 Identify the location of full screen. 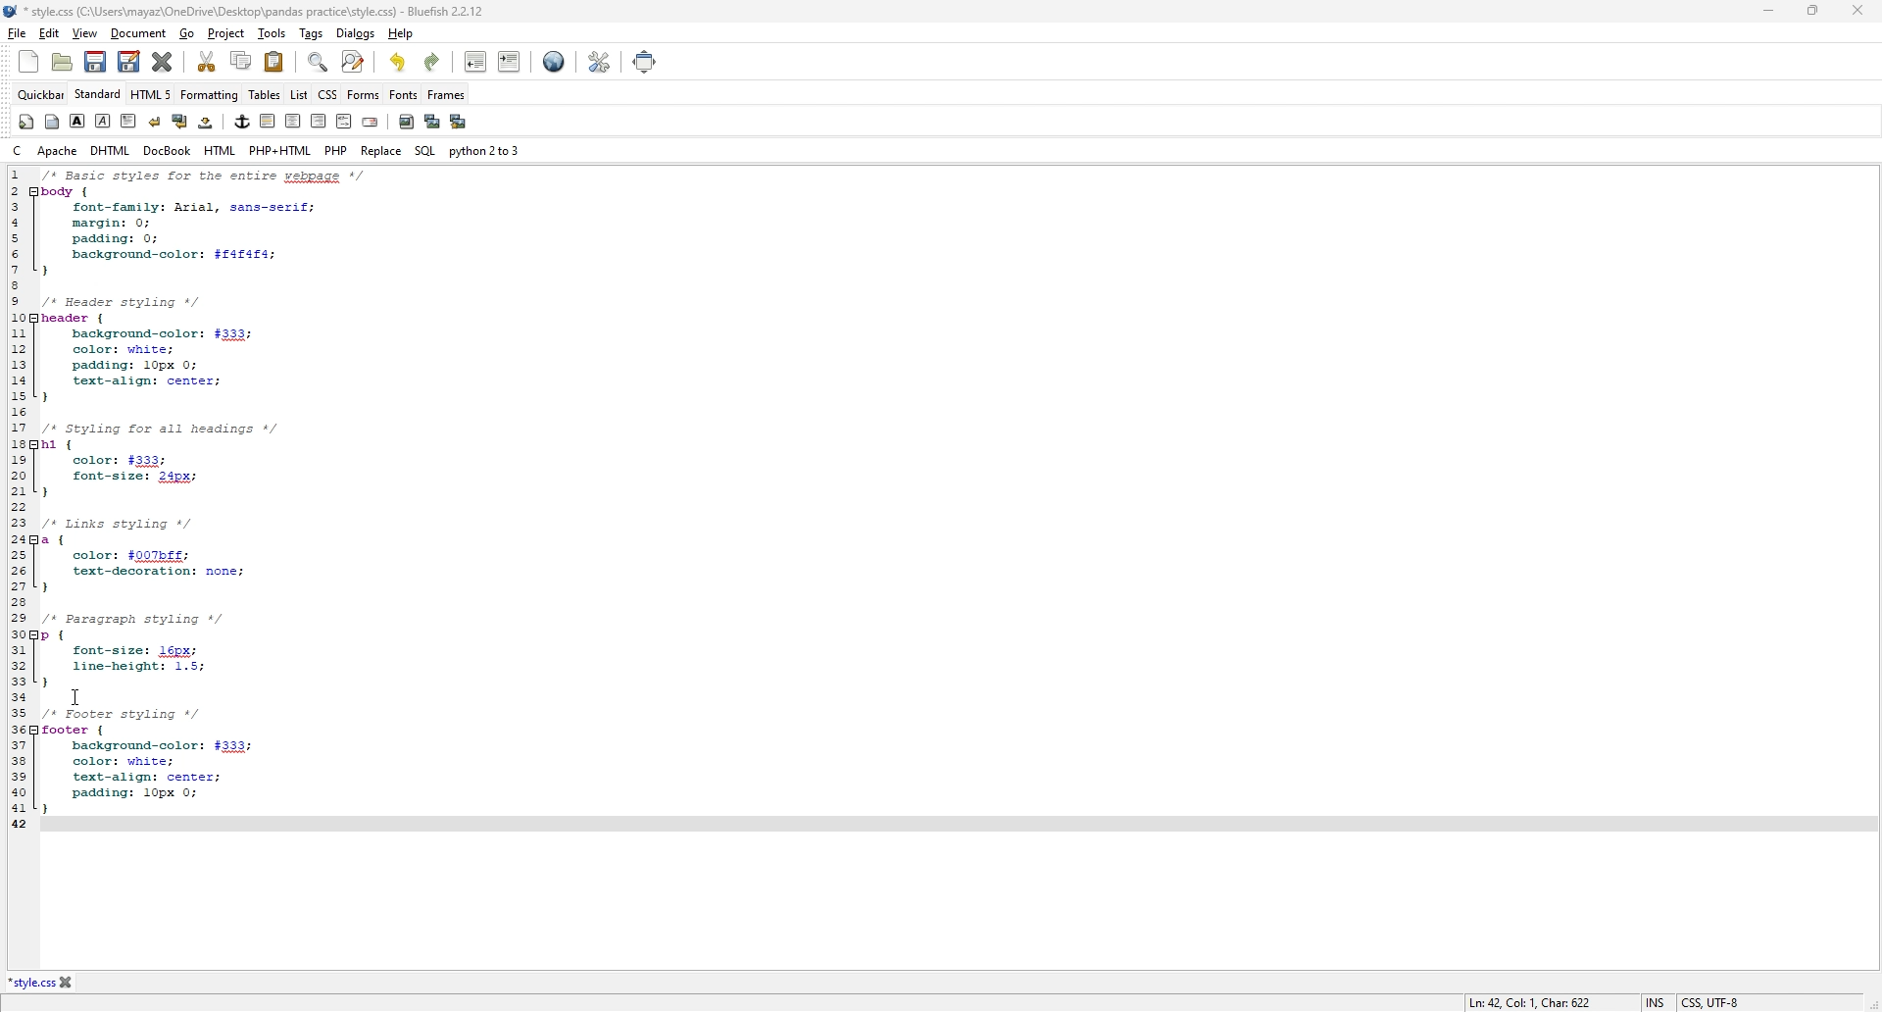
(644, 61).